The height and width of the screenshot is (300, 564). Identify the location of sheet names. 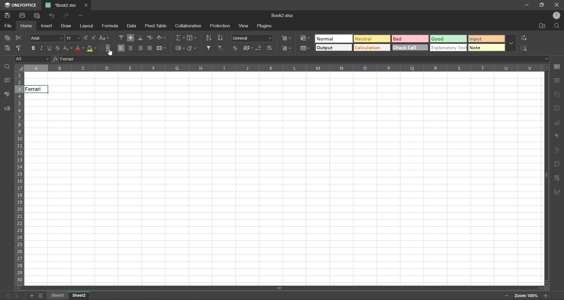
(57, 296).